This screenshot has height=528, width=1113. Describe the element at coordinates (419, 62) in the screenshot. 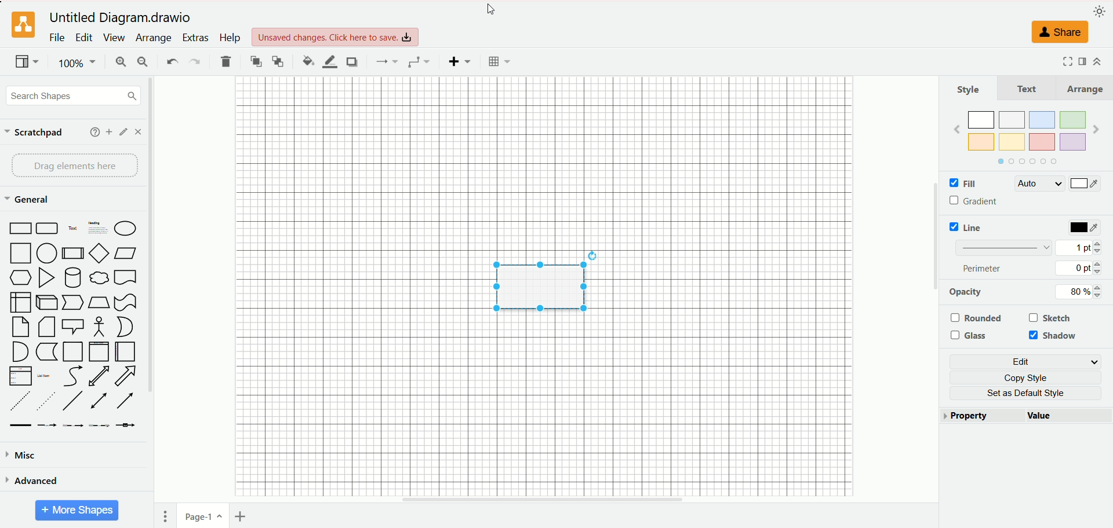

I see `waypoint` at that location.